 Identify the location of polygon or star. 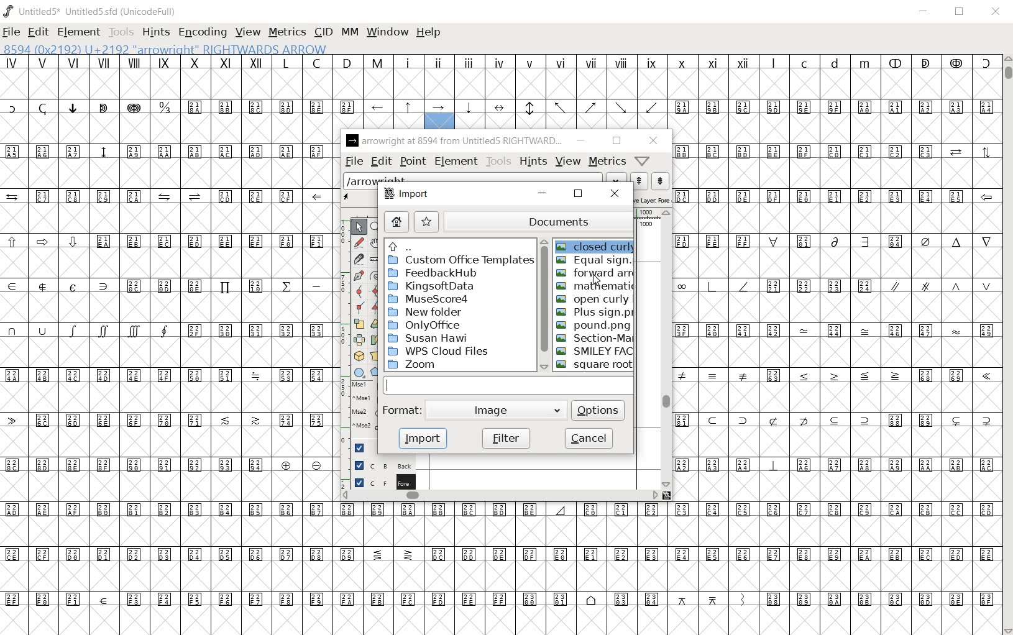
(376, 372).